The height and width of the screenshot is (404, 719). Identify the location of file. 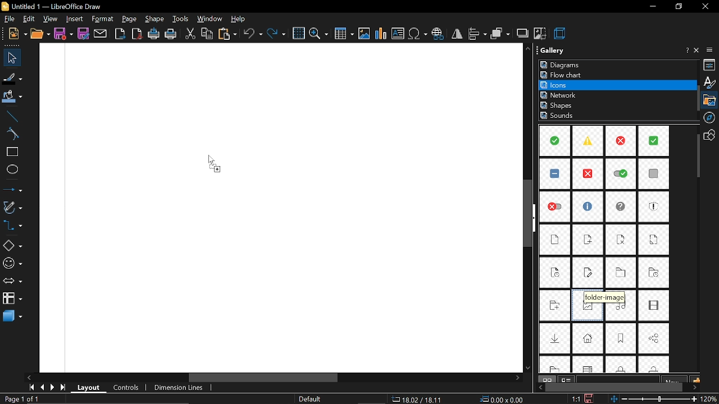
(9, 19).